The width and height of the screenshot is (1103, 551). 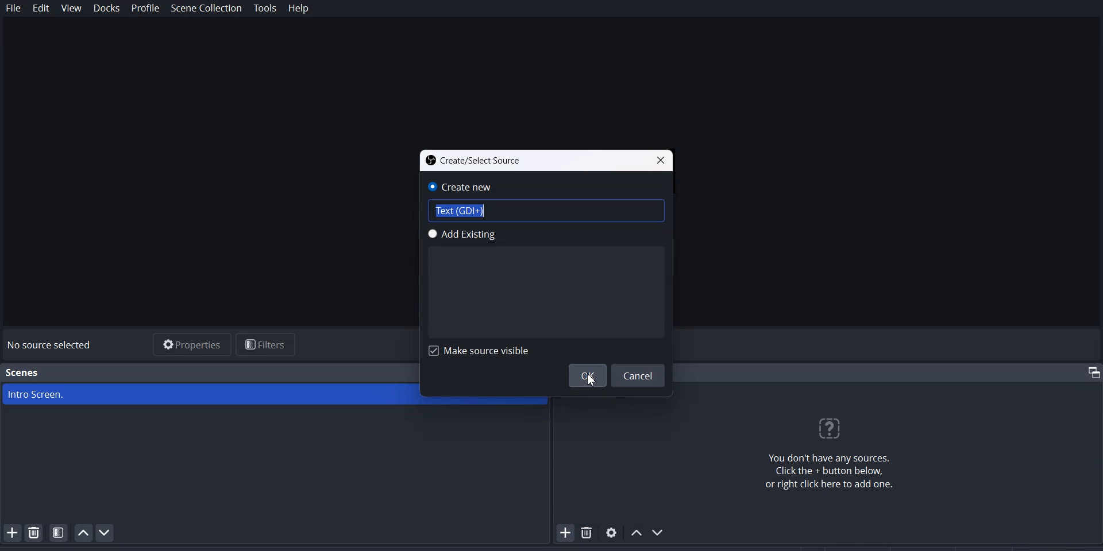 What do you see at coordinates (566, 533) in the screenshot?
I see `Add Source` at bounding box center [566, 533].